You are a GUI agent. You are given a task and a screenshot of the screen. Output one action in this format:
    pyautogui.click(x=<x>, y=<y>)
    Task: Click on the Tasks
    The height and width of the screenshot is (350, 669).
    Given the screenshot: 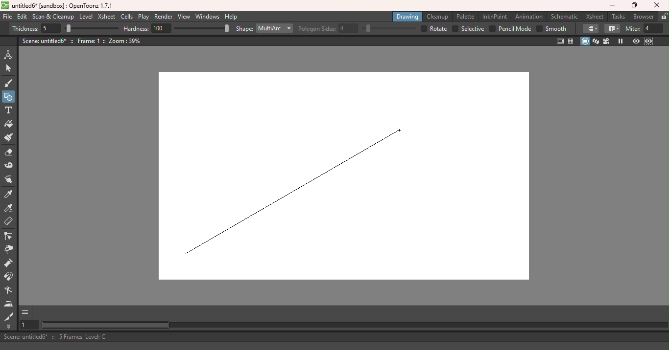 What is the action you would take?
    pyautogui.click(x=617, y=16)
    